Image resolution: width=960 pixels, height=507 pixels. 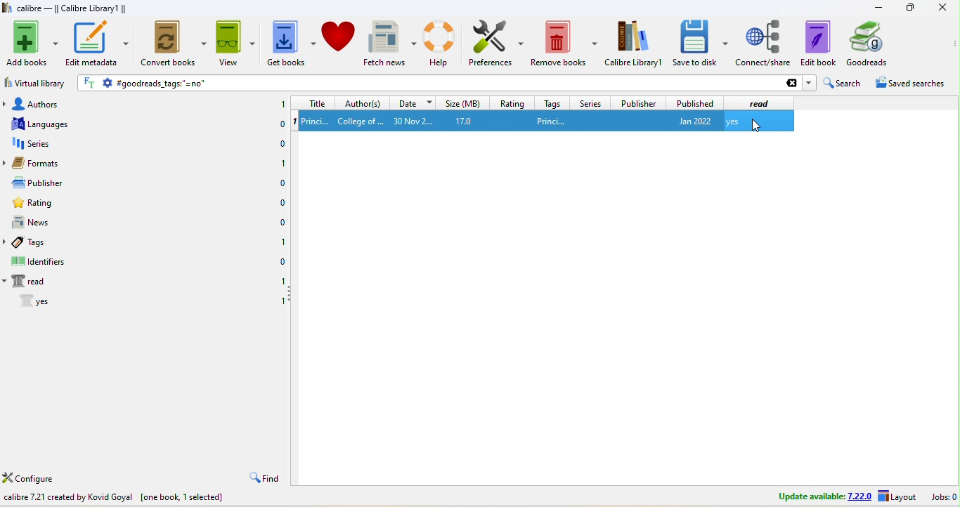 I want to click on dropdown, so click(x=786, y=121).